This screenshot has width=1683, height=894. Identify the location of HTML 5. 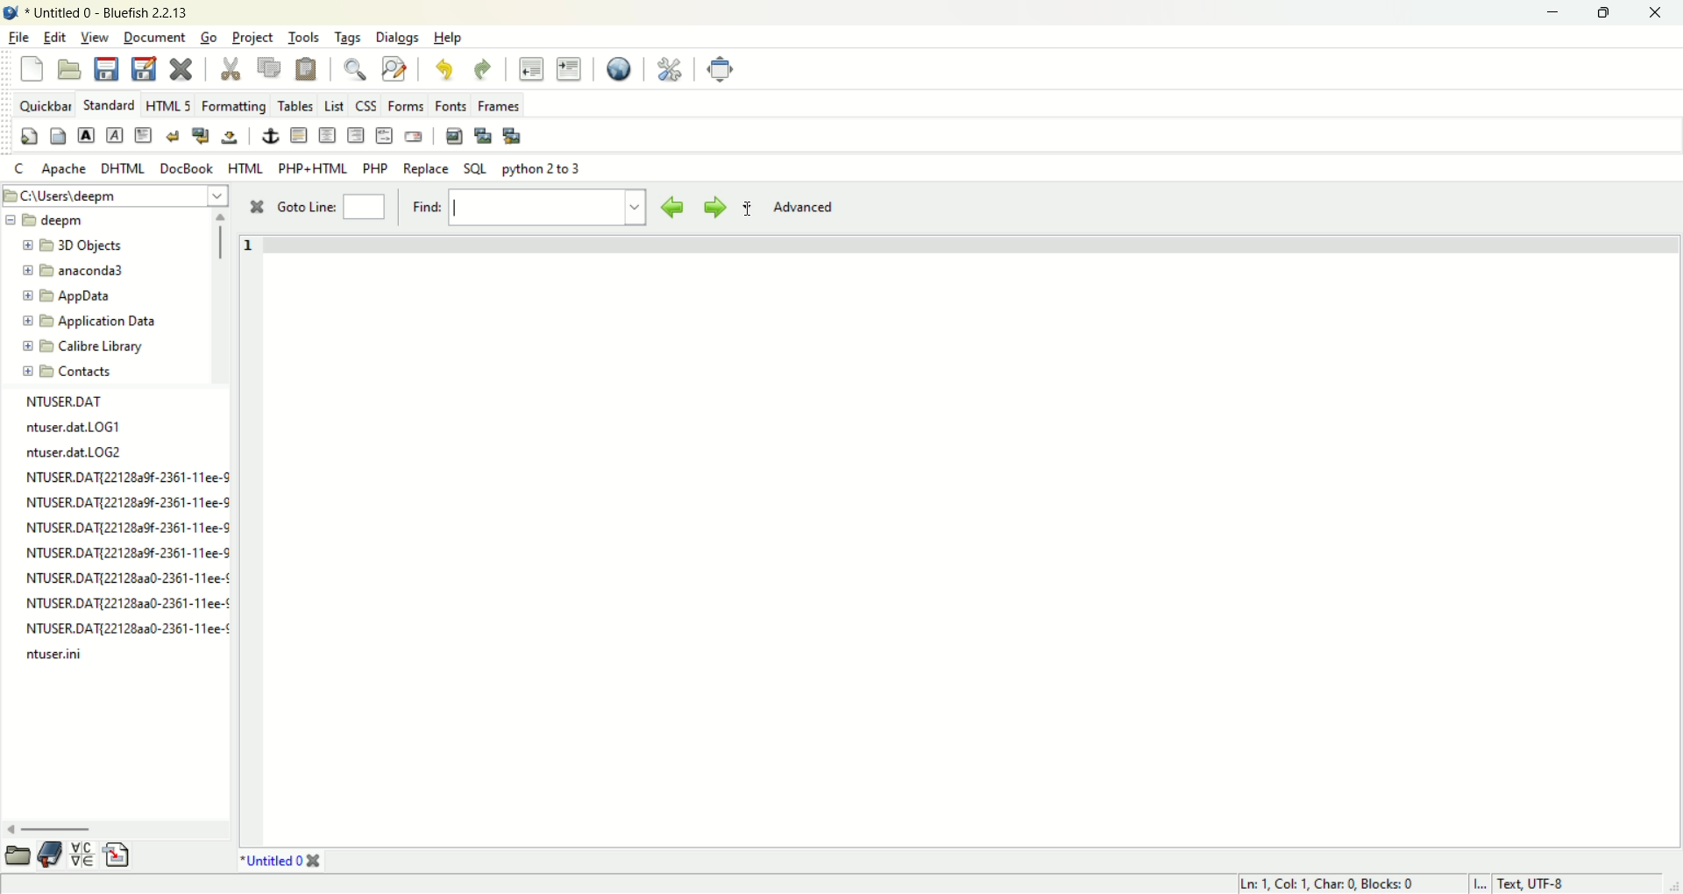
(169, 107).